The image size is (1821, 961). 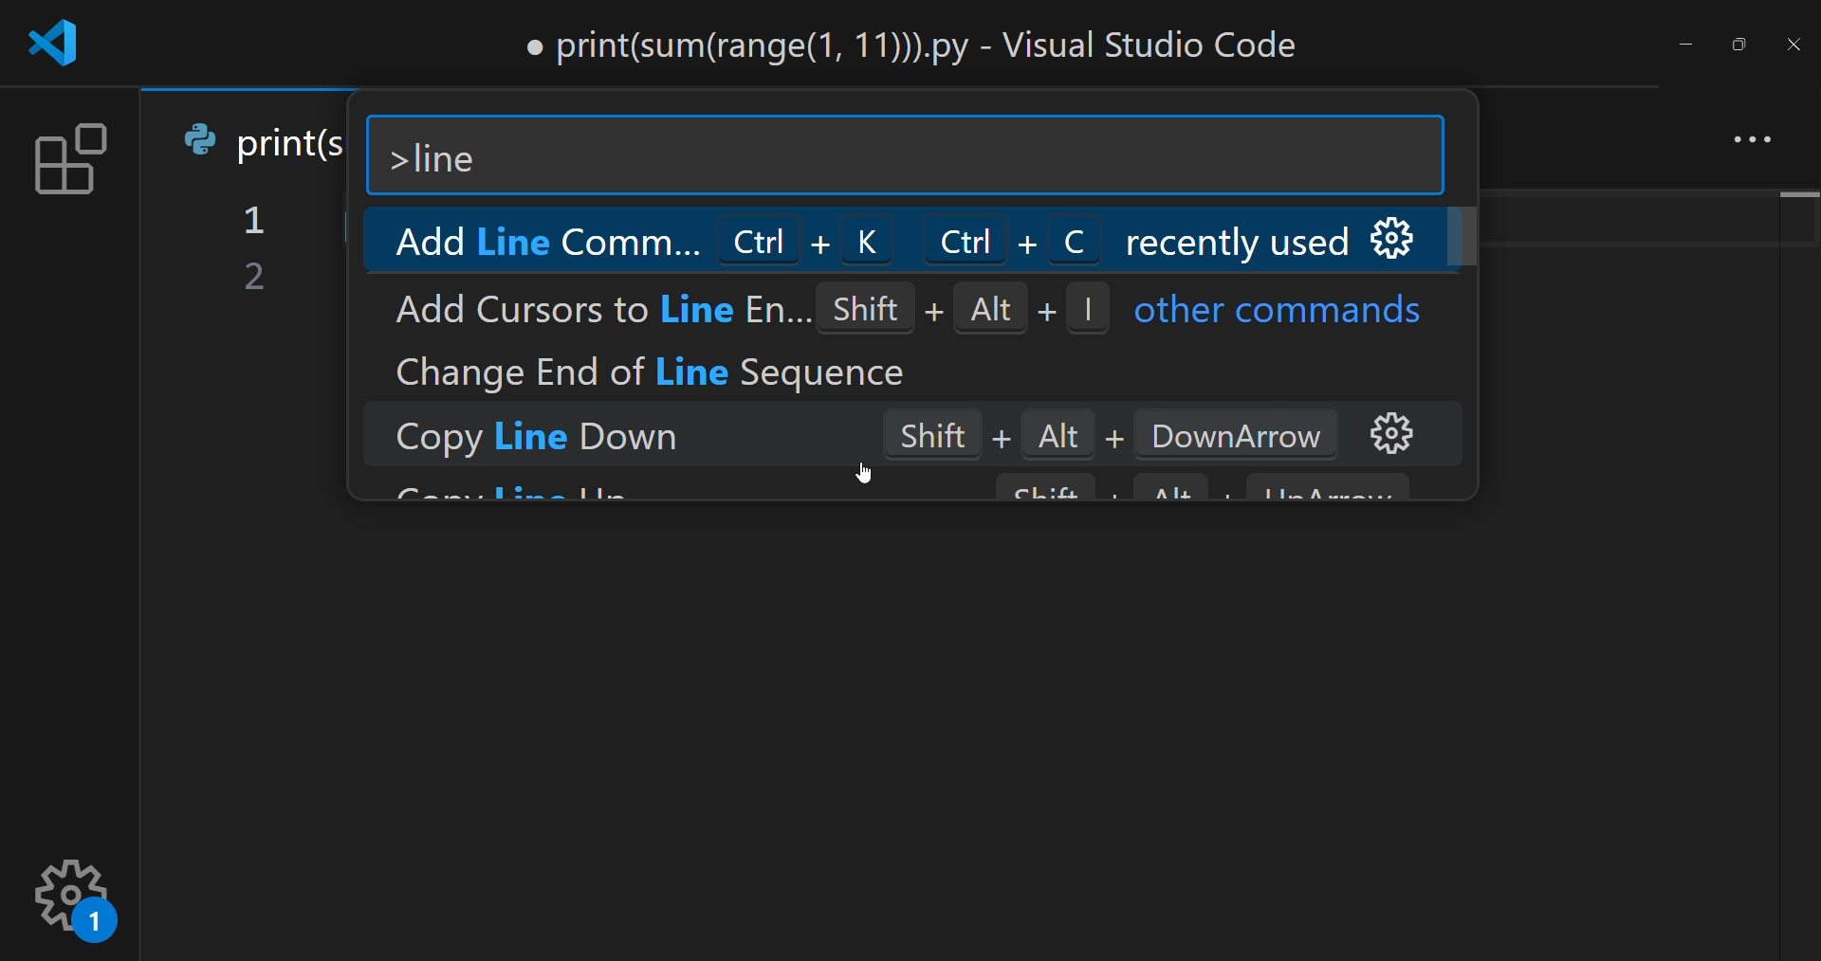 I want to click on other commands, so click(x=1278, y=305).